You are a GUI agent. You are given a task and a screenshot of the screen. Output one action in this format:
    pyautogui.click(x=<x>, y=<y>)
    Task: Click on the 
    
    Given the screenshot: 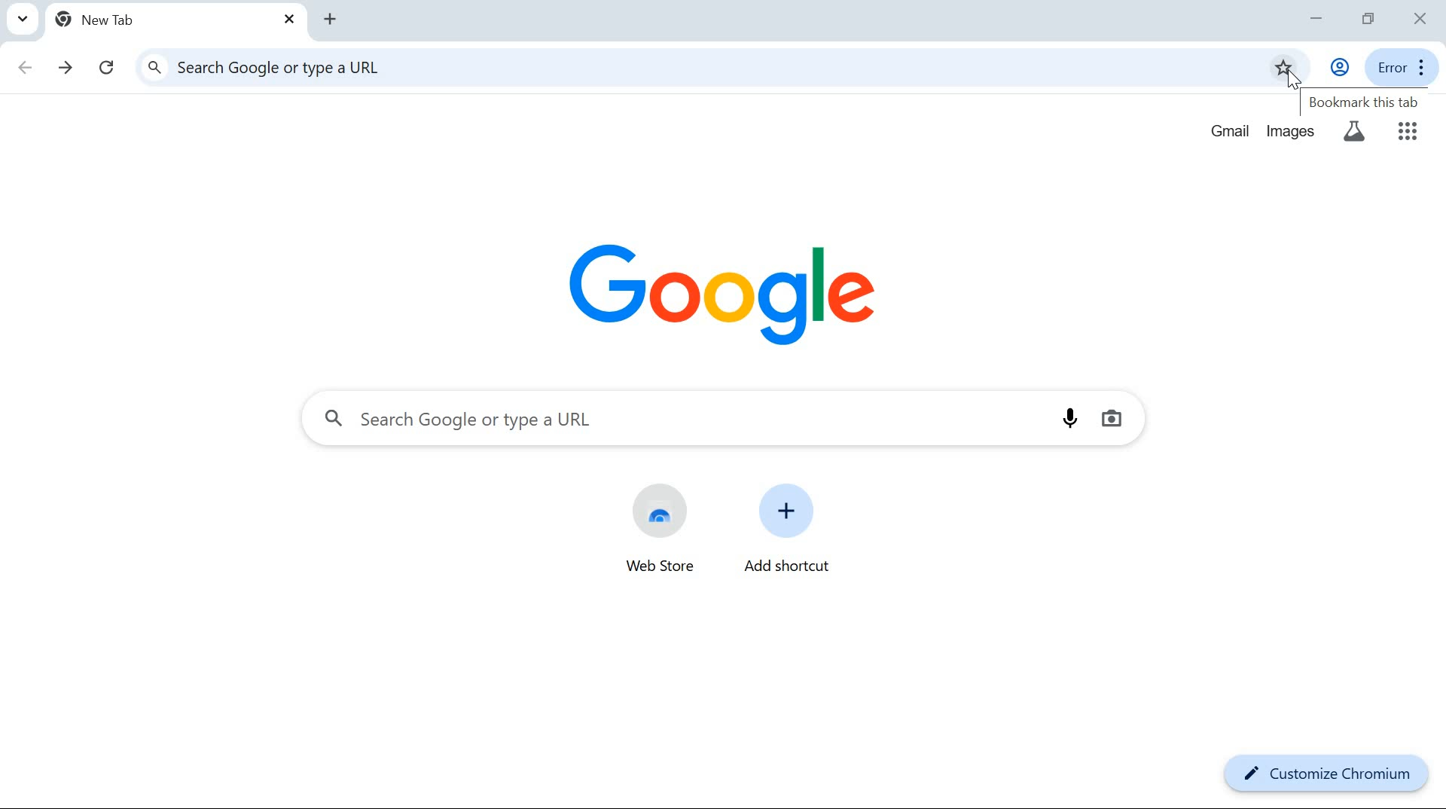 What is the action you would take?
    pyautogui.click(x=1353, y=133)
    